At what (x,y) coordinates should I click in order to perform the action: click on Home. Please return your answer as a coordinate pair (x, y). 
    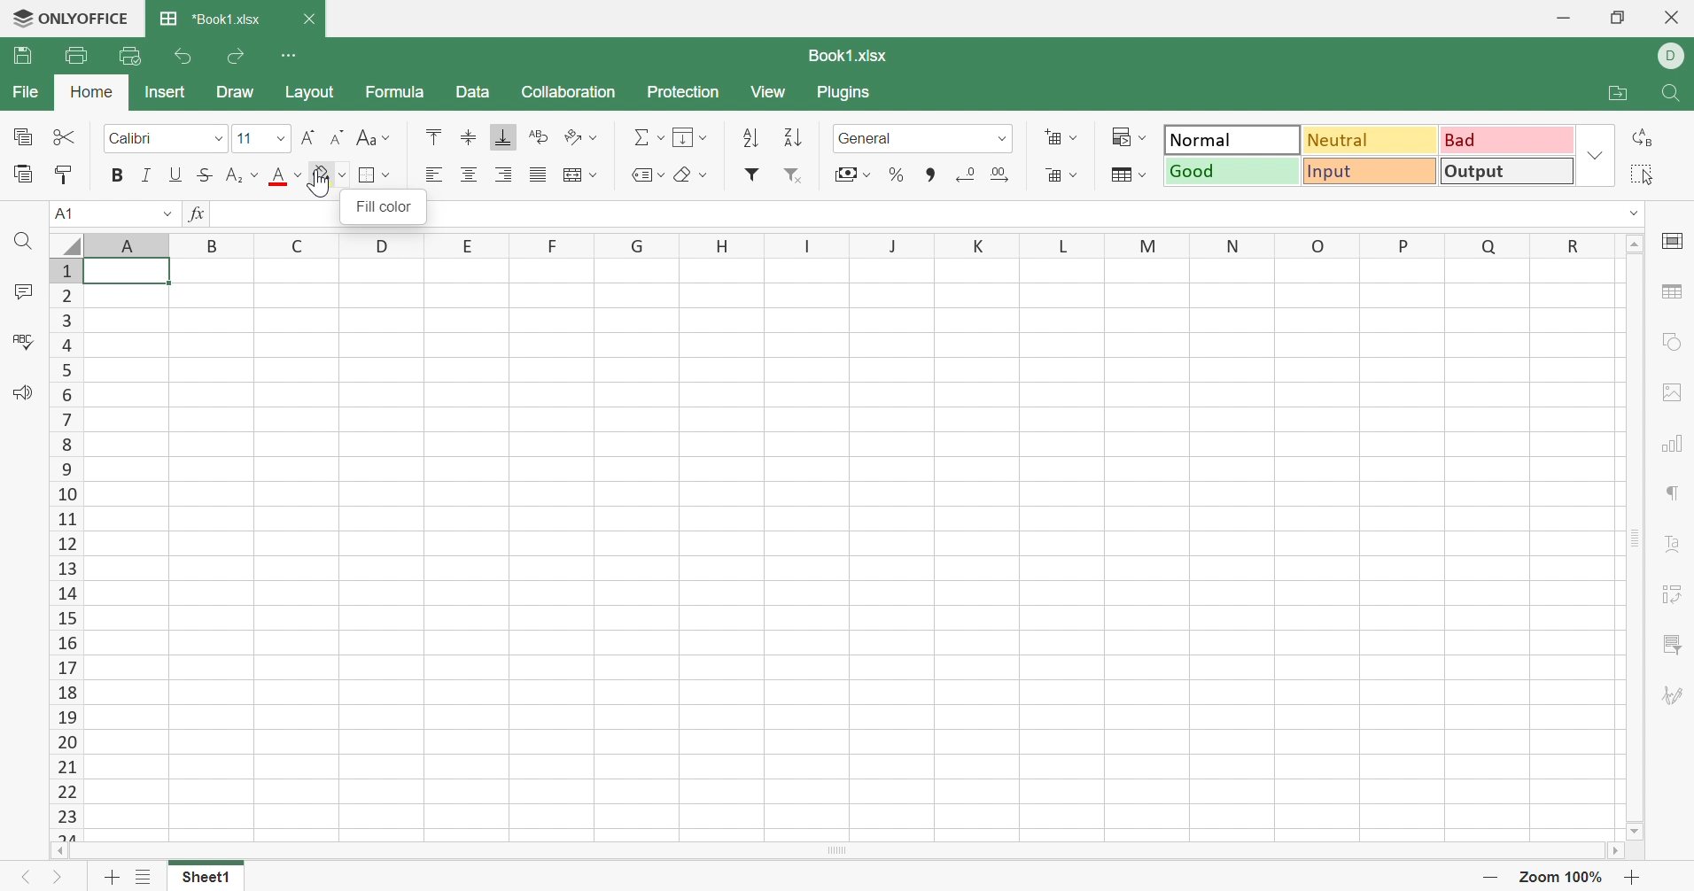
    Looking at the image, I should click on (92, 89).